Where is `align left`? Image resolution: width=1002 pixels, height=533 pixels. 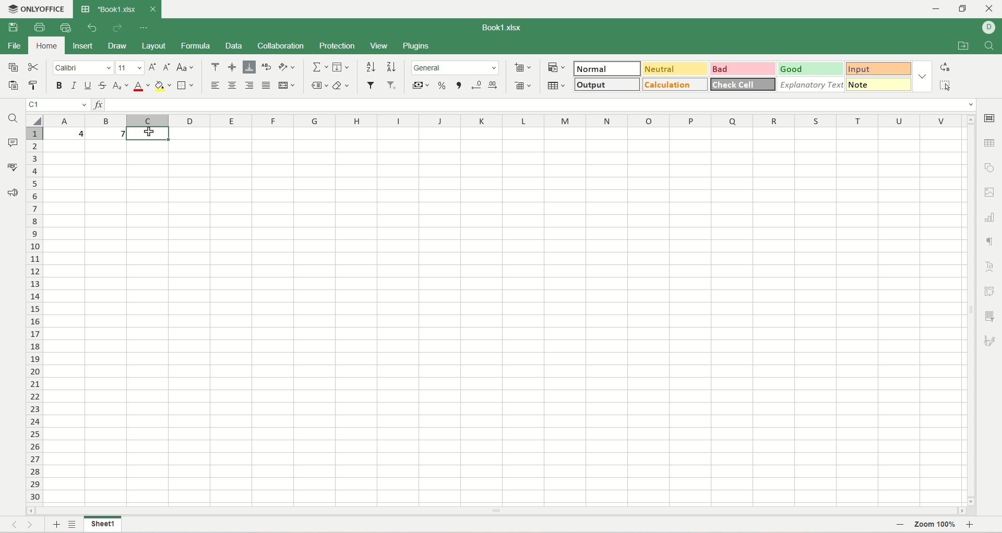
align left is located at coordinates (217, 85).